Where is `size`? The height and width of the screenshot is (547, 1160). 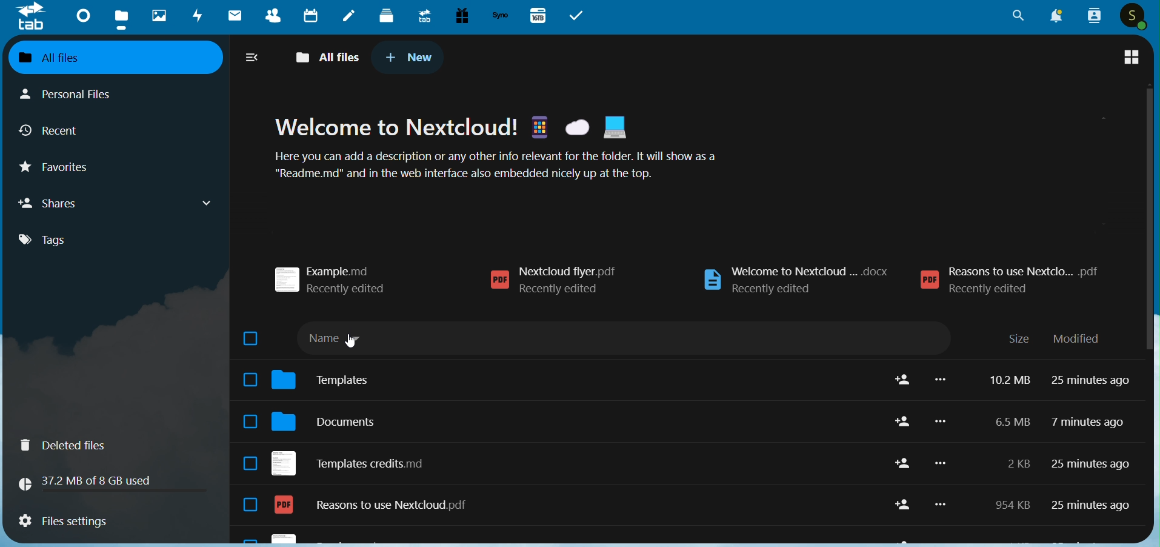
size is located at coordinates (1021, 338).